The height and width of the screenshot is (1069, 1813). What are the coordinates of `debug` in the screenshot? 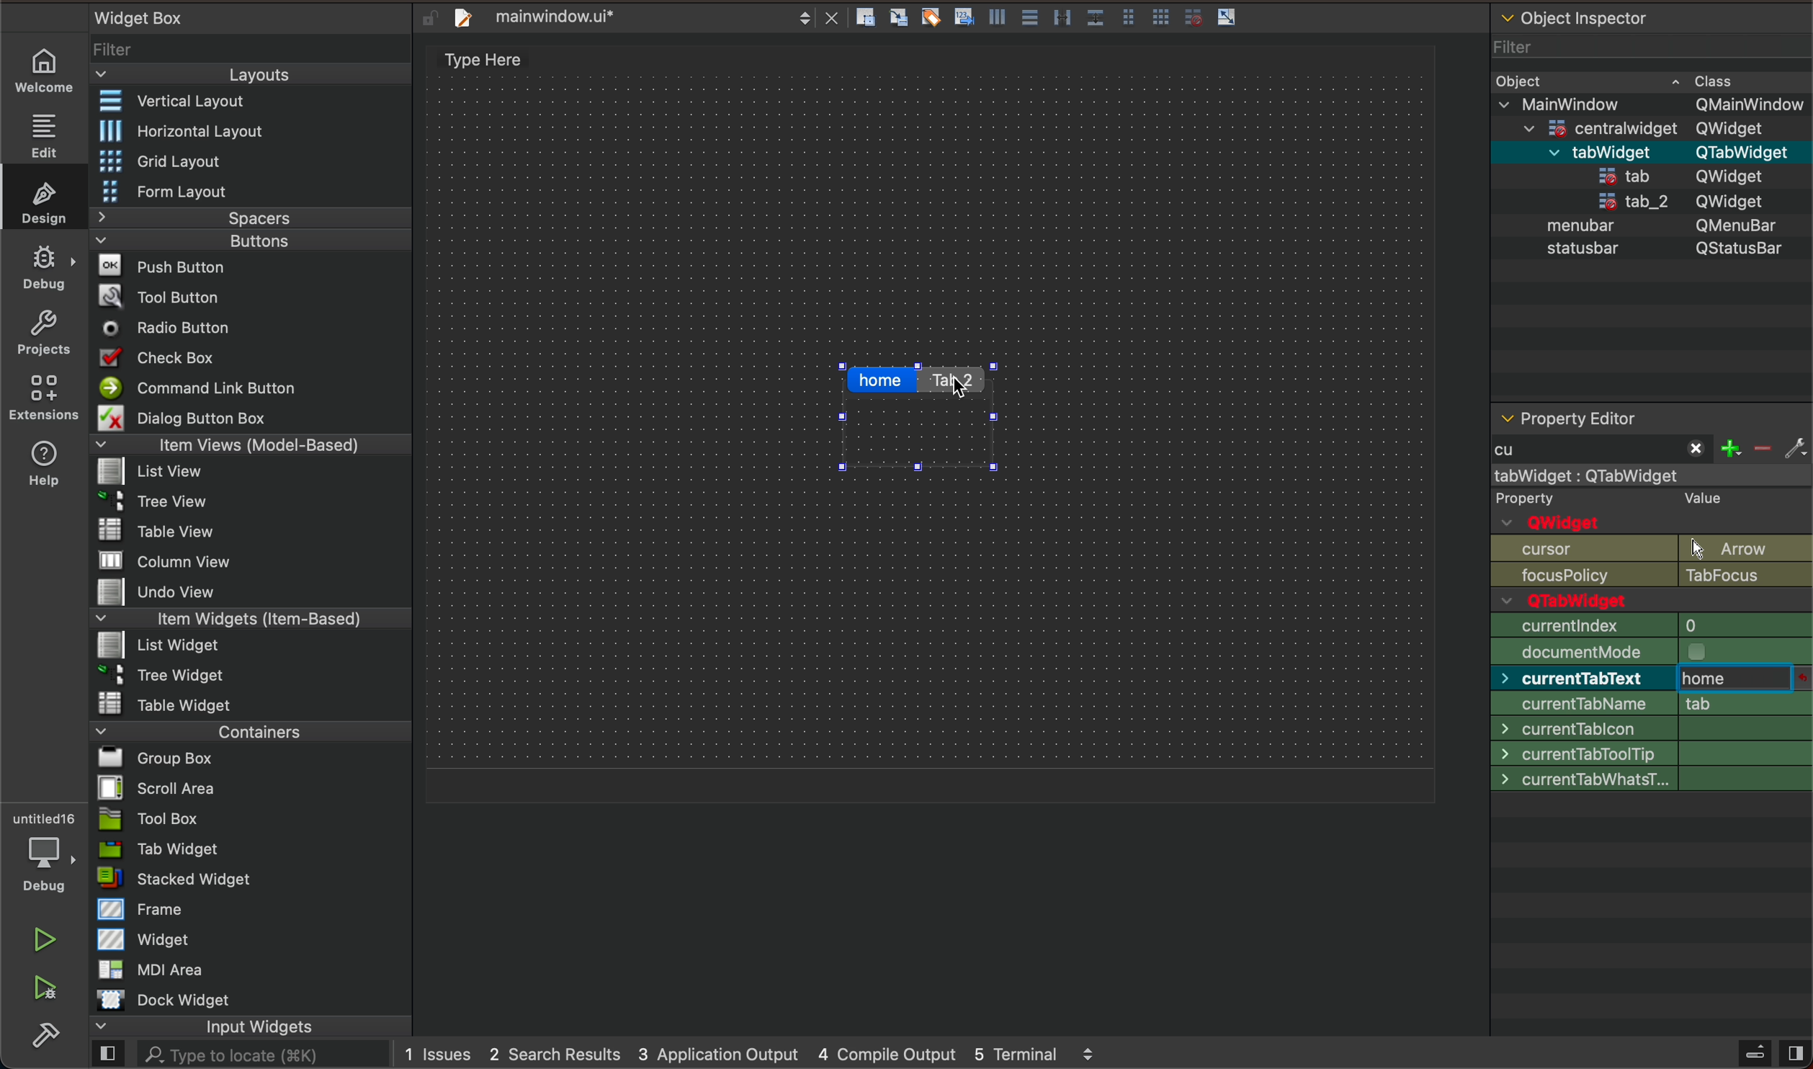 It's located at (45, 266).